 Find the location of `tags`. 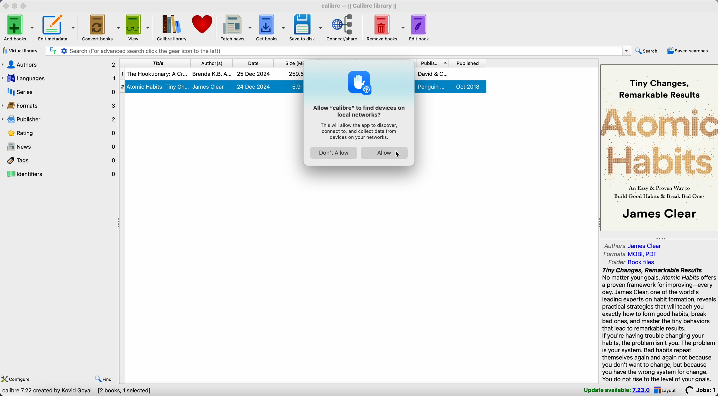

tags is located at coordinates (59, 160).